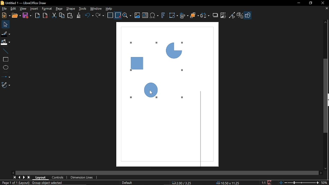  I want to click on Curves and polygons, so click(6, 85).